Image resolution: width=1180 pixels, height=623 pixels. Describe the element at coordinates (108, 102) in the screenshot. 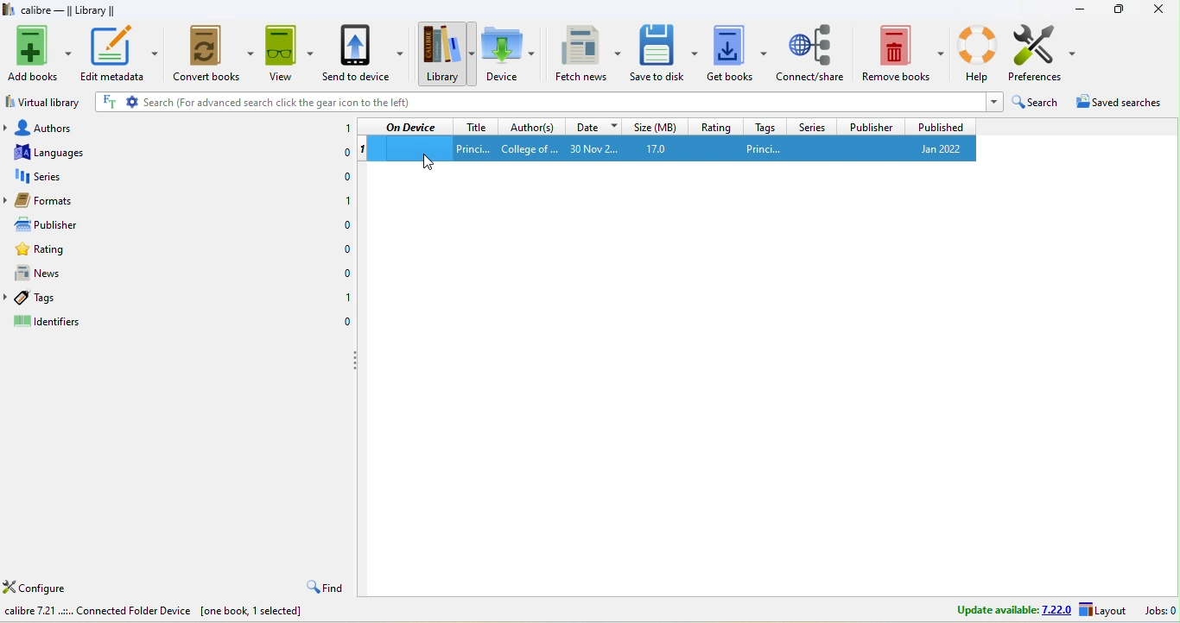

I see `FT` at that location.